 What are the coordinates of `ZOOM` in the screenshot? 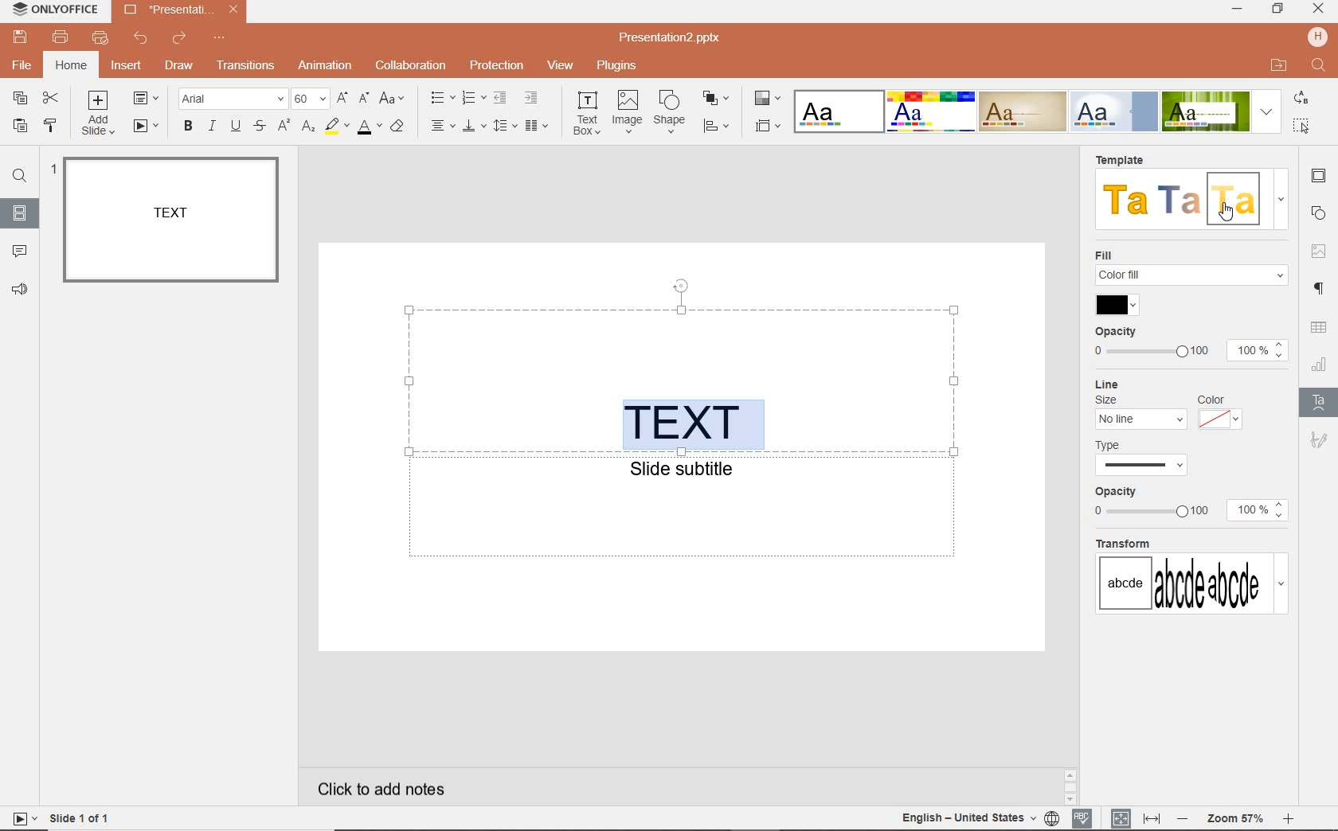 It's located at (1234, 819).